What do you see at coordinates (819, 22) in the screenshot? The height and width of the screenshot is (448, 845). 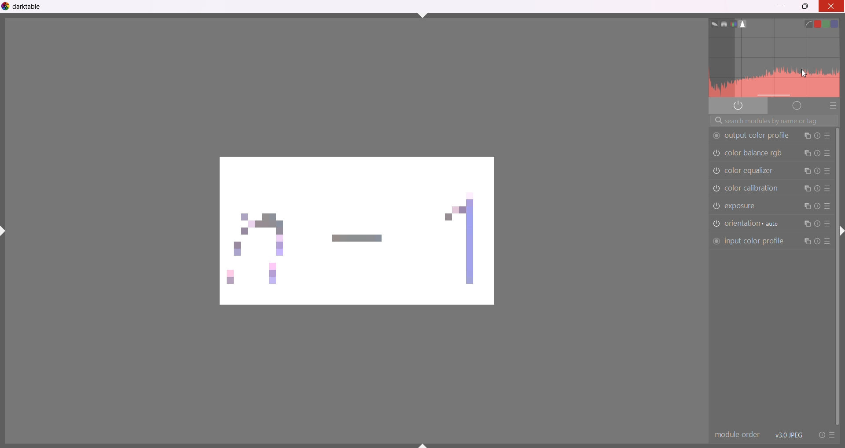 I see `red` at bounding box center [819, 22].